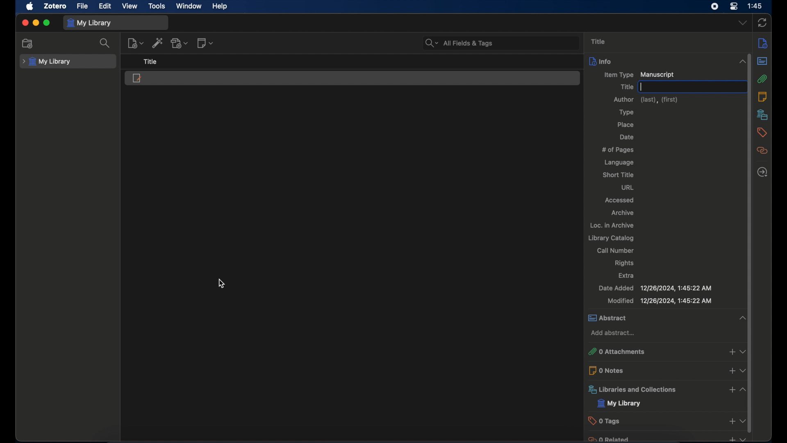  I want to click on rights, so click(625, 263).